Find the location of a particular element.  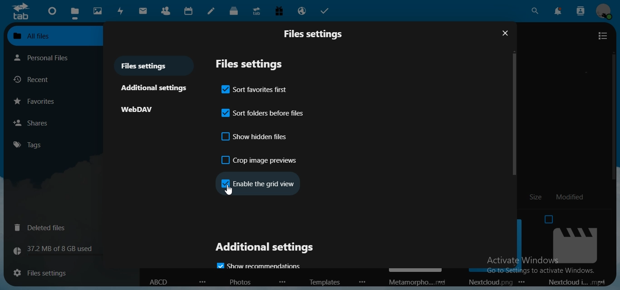

files setttings is located at coordinates (256, 64).